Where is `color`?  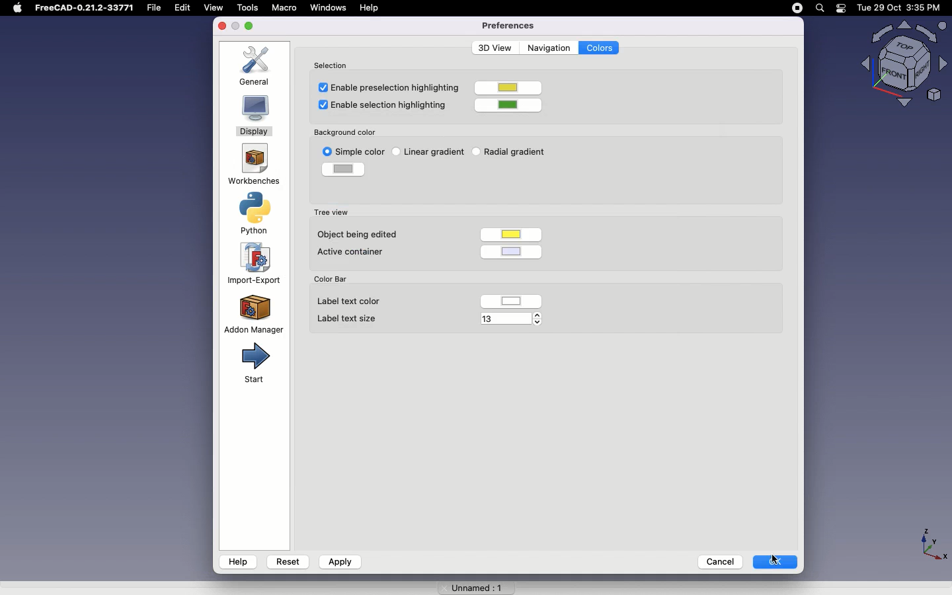
color is located at coordinates (510, 89).